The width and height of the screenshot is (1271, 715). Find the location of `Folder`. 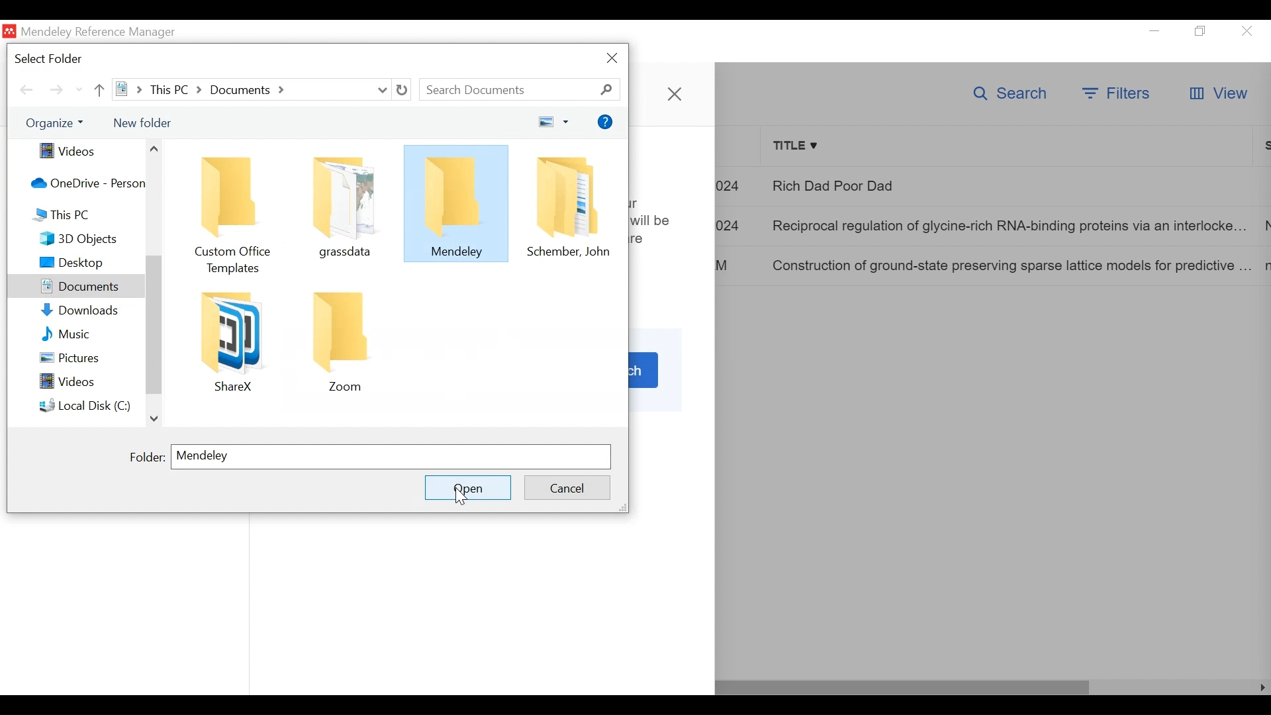

Folder is located at coordinates (569, 205).